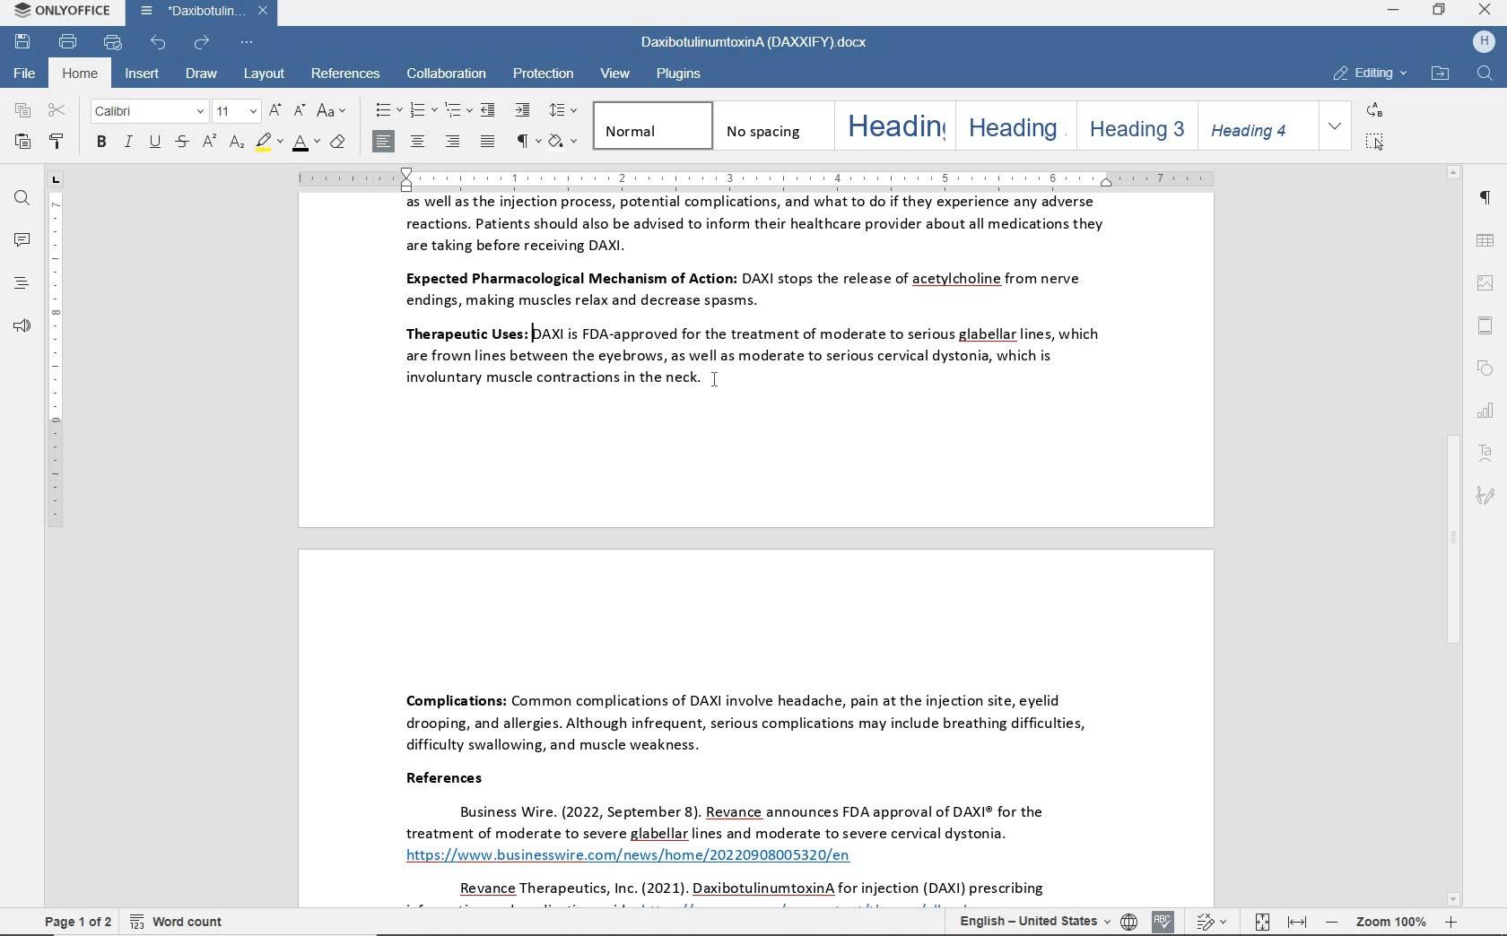 The height and width of the screenshot is (936, 1507). I want to click on file, so click(26, 74).